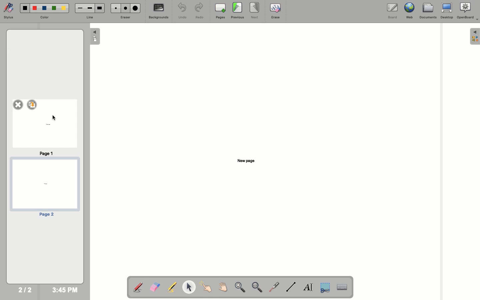 Image resolution: width=480 pixels, height=300 pixels. I want to click on Display virtual keyboard, so click(345, 288).